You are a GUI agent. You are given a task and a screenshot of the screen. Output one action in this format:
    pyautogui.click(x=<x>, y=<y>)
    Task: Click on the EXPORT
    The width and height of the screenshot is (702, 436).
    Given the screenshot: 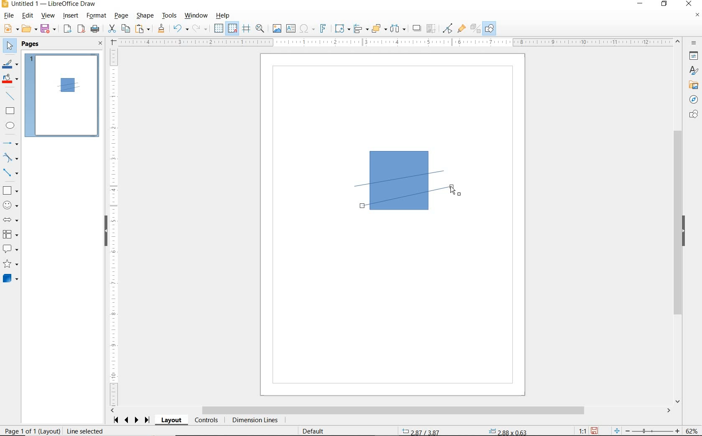 What is the action you would take?
    pyautogui.click(x=68, y=30)
    